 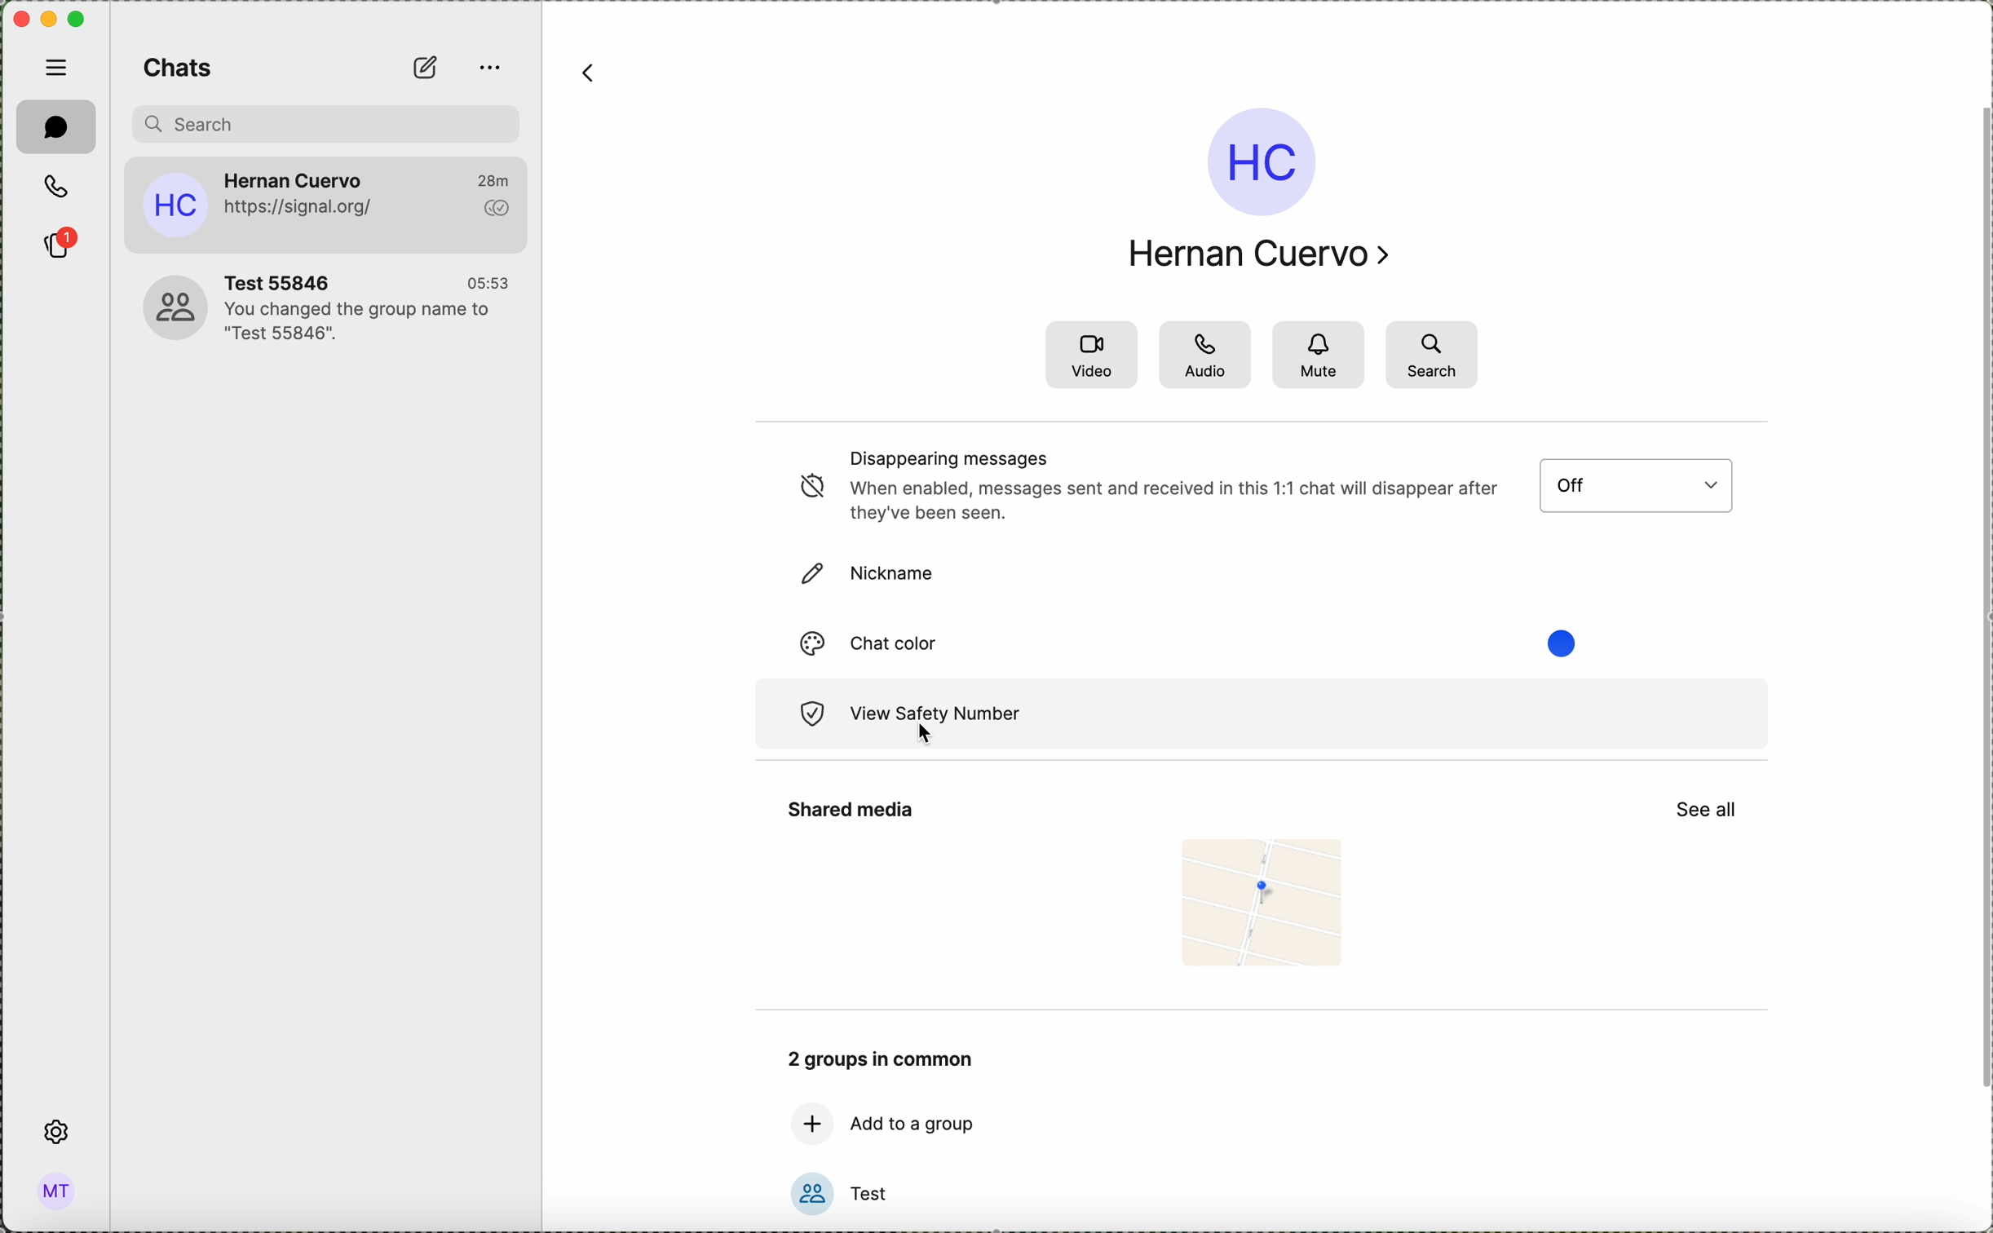 What do you see at coordinates (1263, 253) in the screenshot?
I see `Hernan Cuervo >` at bounding box center [1263, 253].